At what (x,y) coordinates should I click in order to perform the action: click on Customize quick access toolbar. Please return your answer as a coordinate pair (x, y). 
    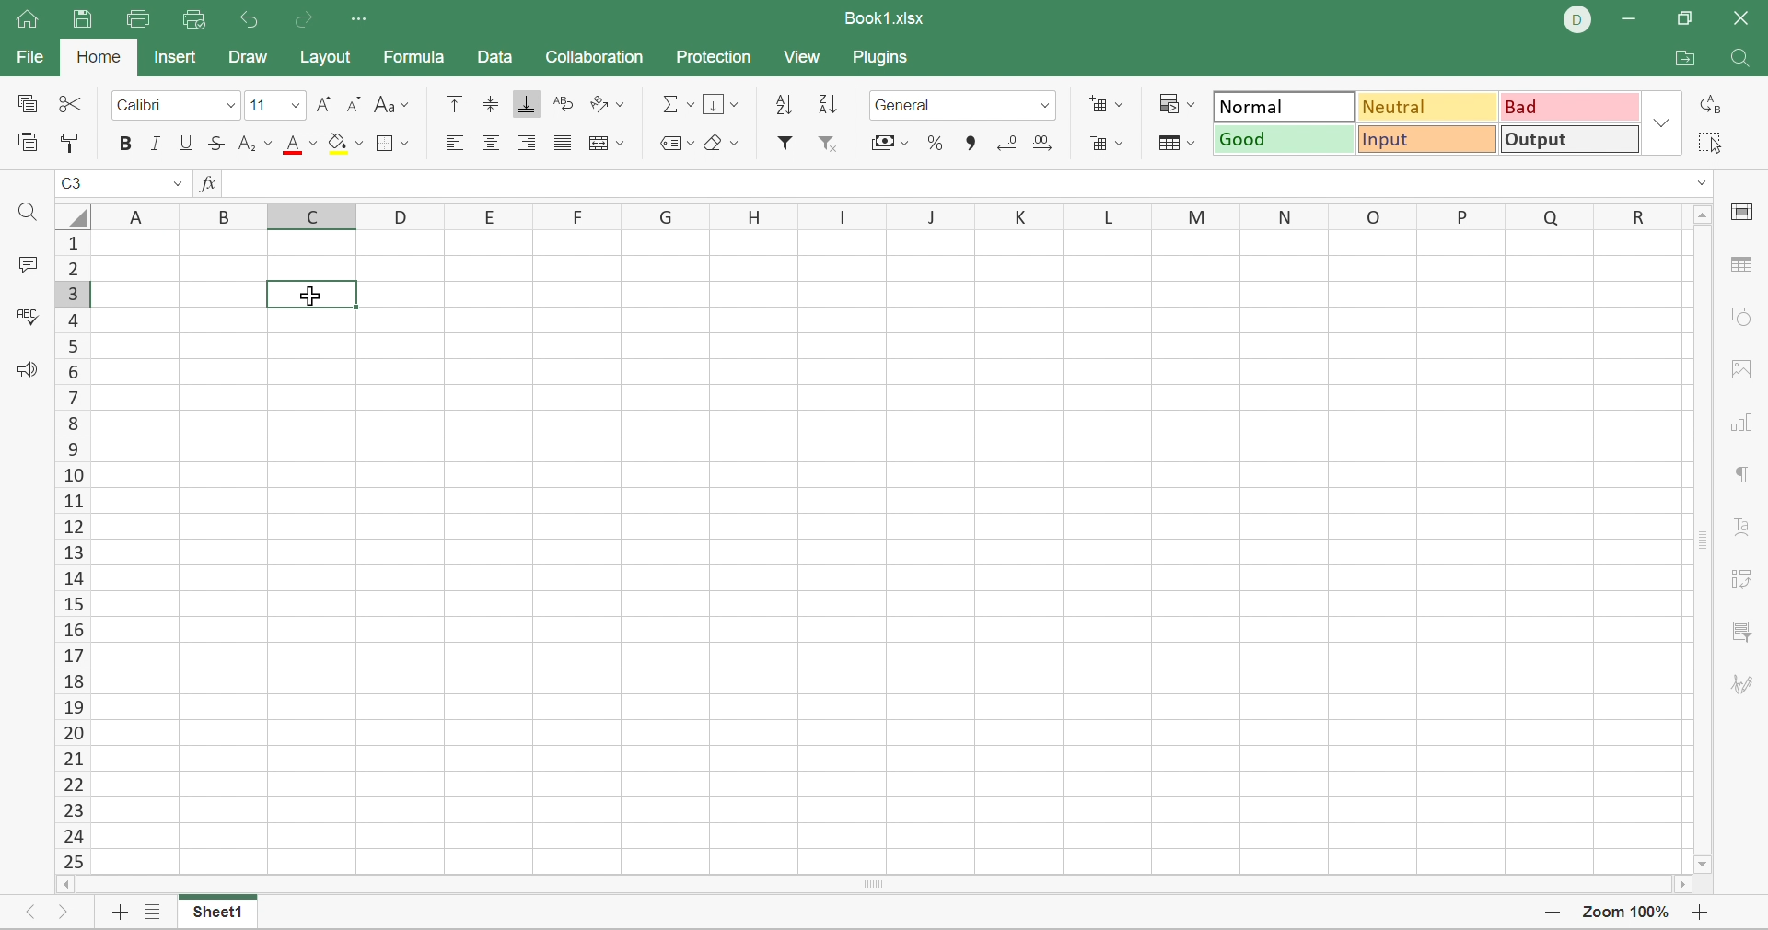
    Looking at the image, I should click on (364, 21).